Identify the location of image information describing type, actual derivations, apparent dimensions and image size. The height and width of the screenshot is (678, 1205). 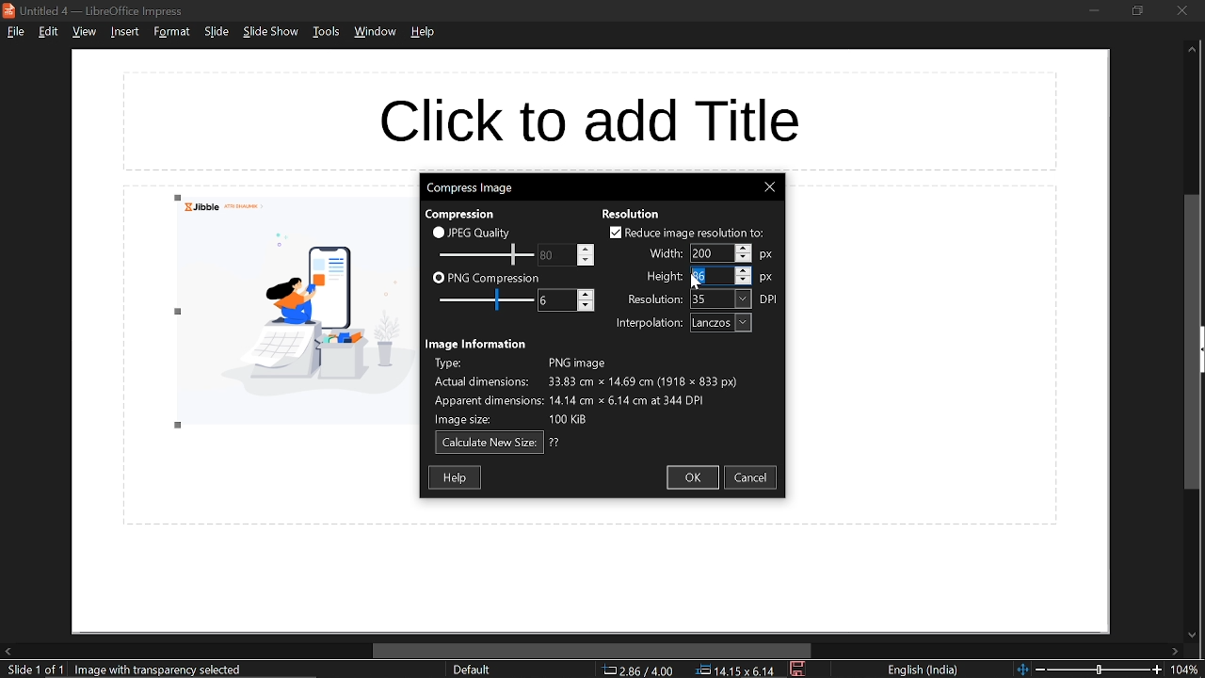
(597, 392).